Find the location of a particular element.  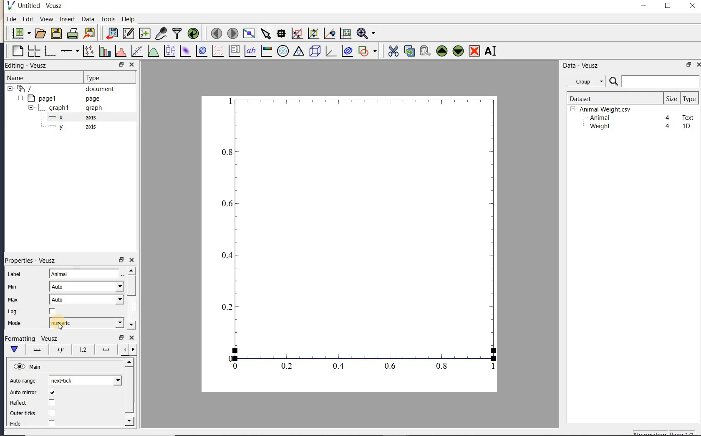

edit and enter new datasets is located at coordinates (128, 33).